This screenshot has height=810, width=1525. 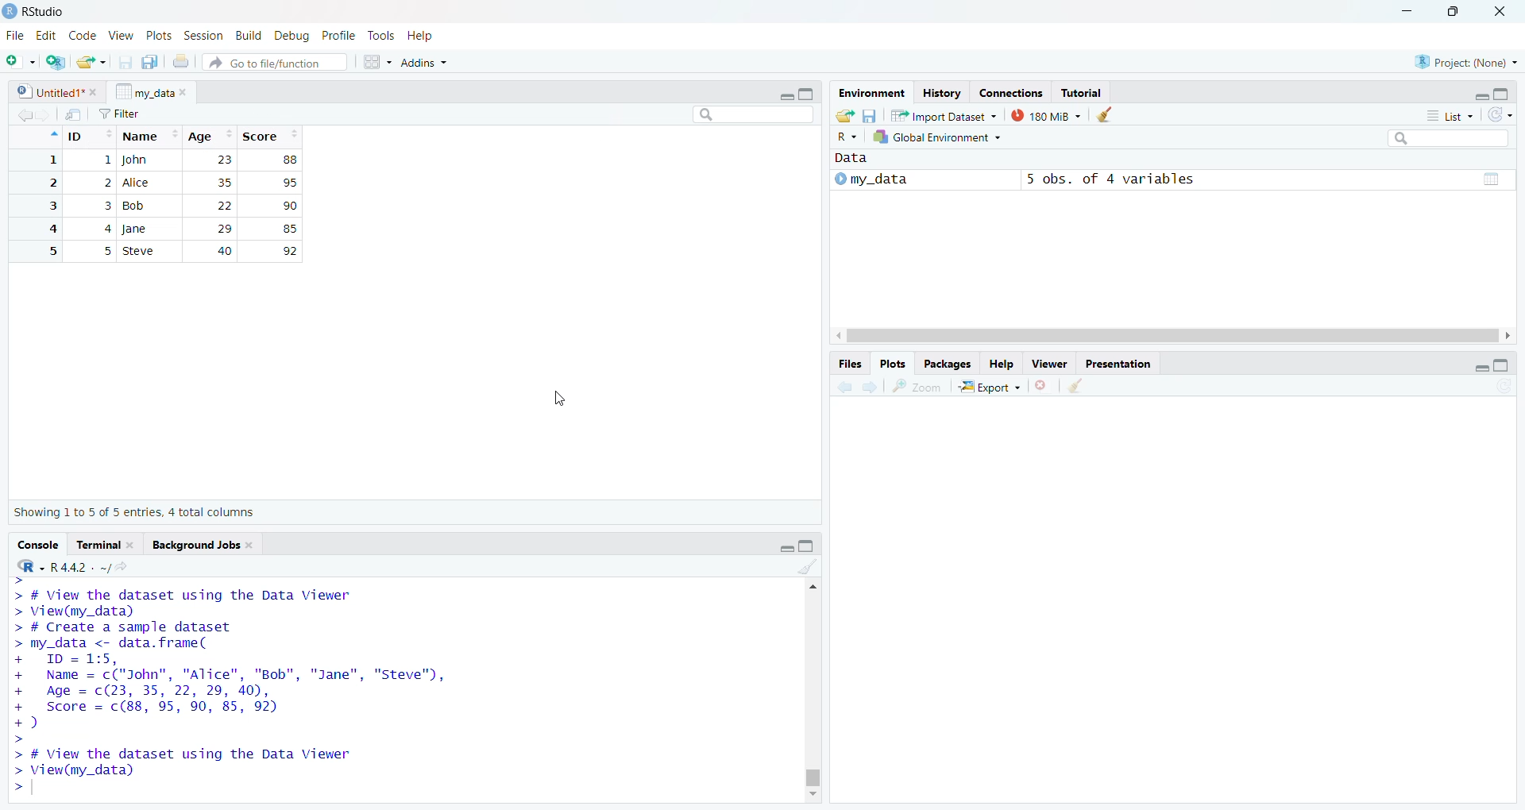 I want to click on Maximize, so click(x=1500, y=94).